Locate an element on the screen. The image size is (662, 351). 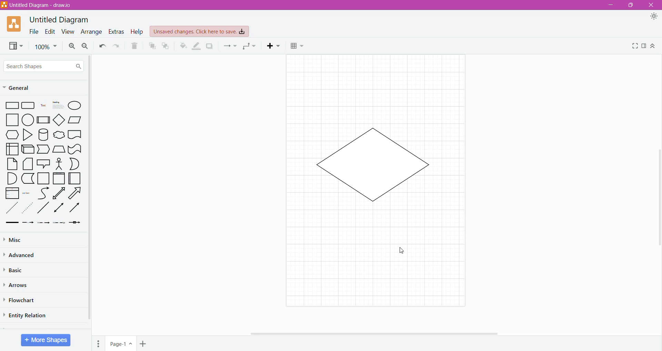
Shape locked on Canvas is located at coordinates (373, 164).